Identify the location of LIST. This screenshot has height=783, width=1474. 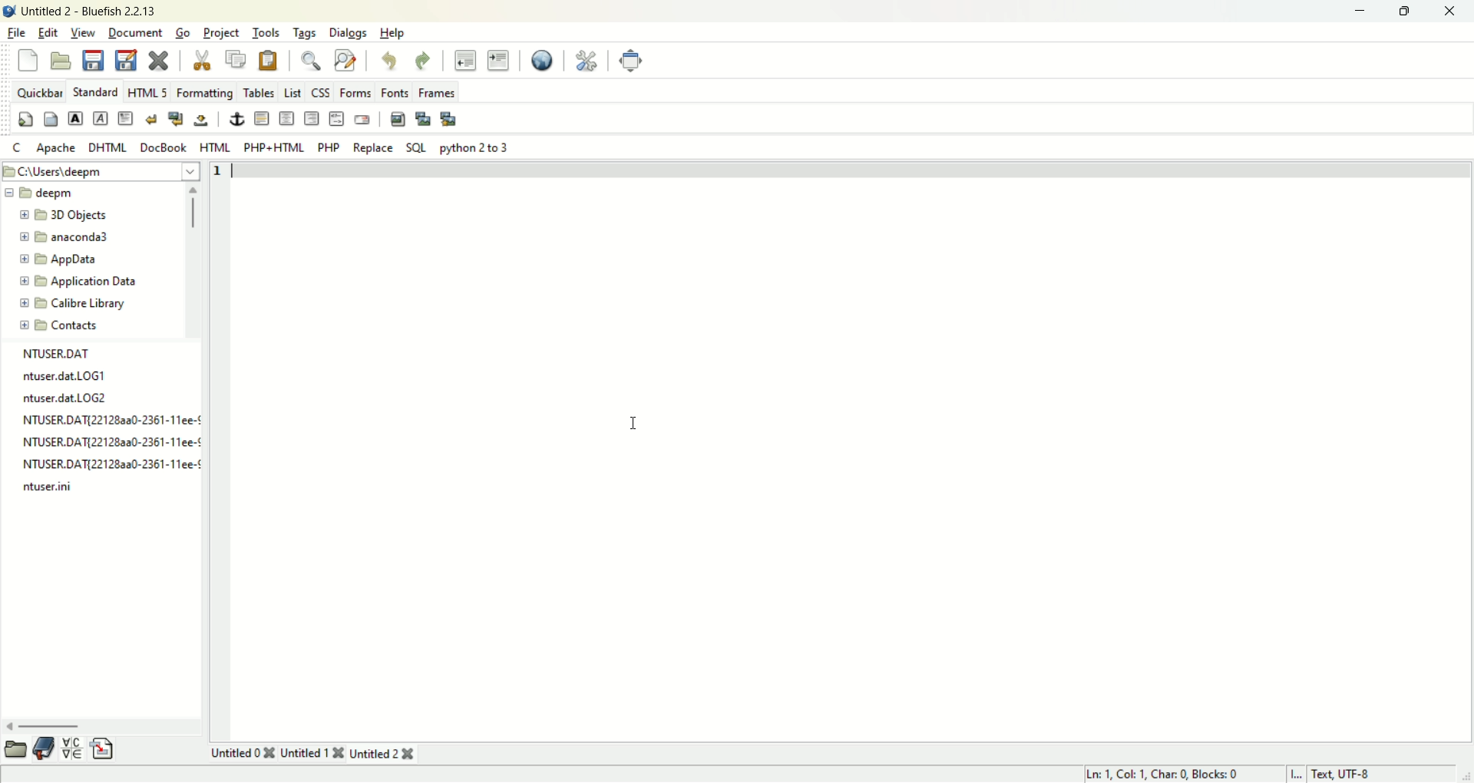
(291, 90).